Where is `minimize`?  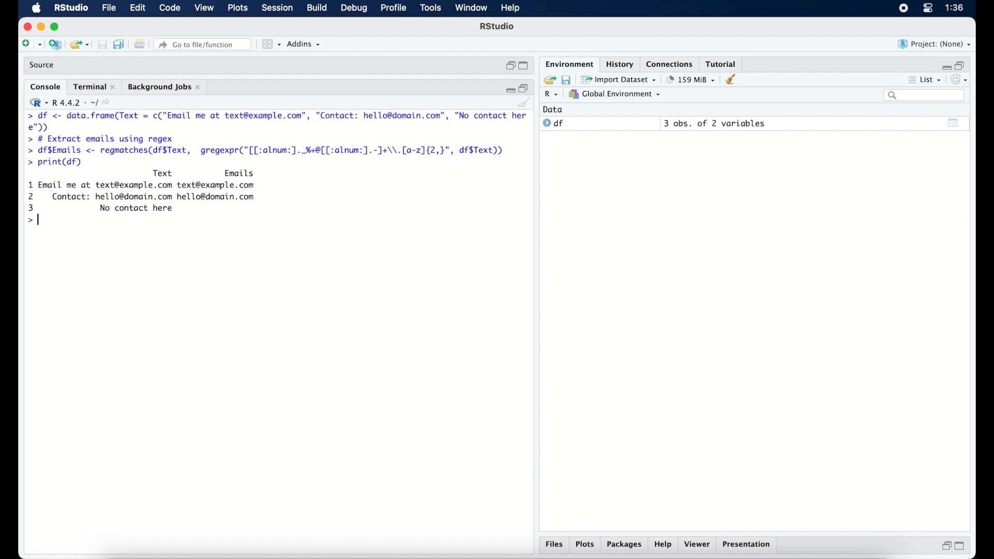 minimize is located at coordinates (509, 90).